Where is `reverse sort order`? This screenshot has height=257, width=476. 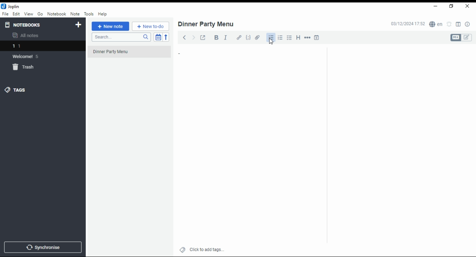
reverse sort order is located at coordinates (167, 37).